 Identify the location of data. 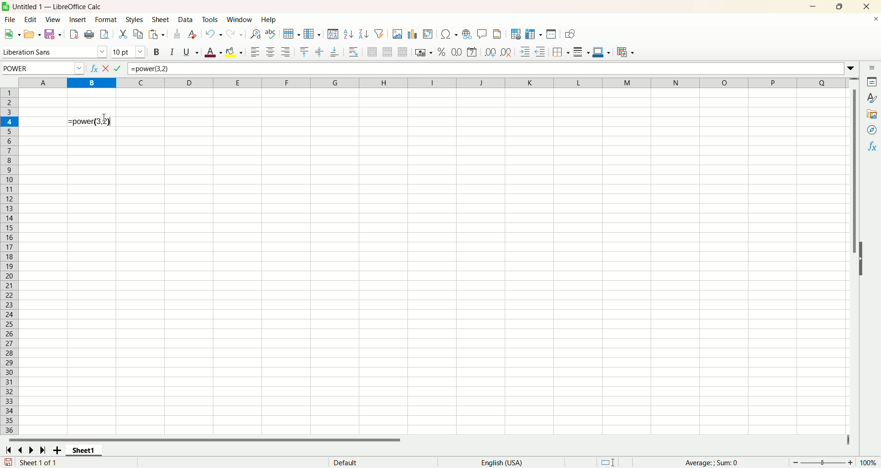
(187, 20).